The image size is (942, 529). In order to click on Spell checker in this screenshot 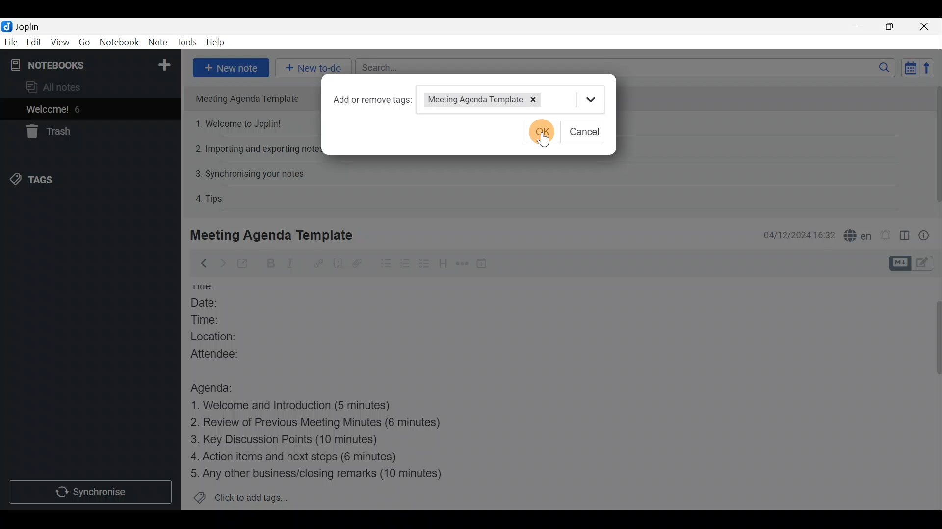, I will do `click(859, 234)`.